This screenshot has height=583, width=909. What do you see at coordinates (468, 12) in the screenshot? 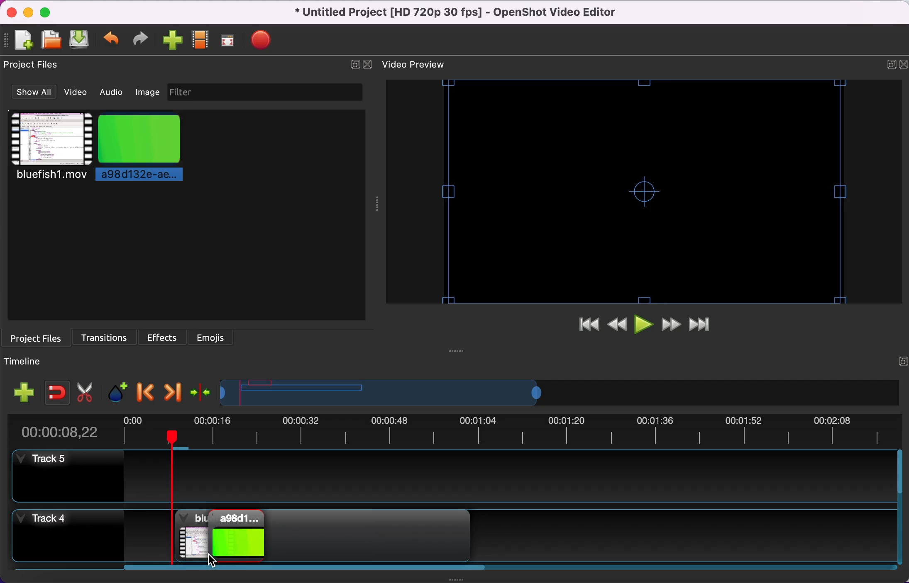
I see `title - Untitled Project [HD 720p 30 fps]-OpenShot Video Editor` at bounding box center [468, 12].